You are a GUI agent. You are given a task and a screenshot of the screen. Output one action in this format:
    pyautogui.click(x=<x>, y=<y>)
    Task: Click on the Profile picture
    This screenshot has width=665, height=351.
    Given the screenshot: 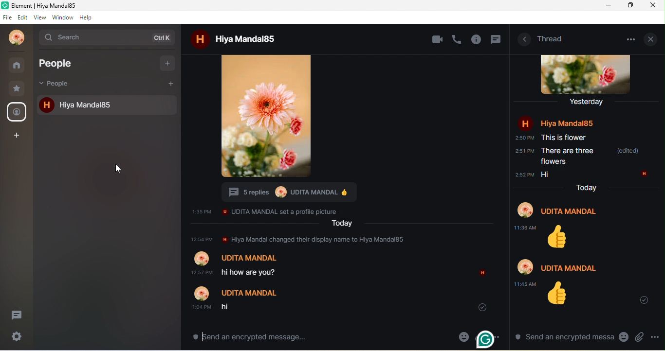 What is the action you would take?
    pyautogui.click(x=525, y=266)
    